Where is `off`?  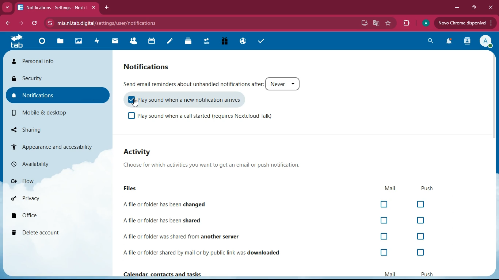 off is located at coordinates (421, 205).